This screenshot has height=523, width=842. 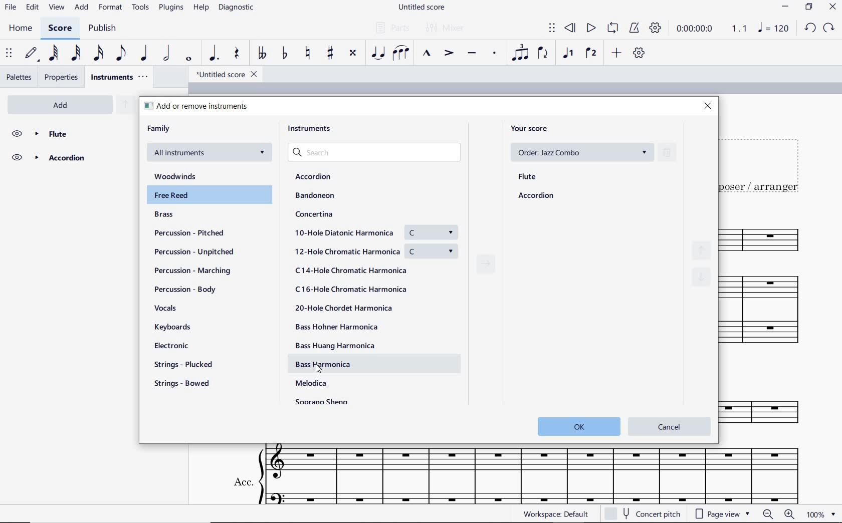 What do you see at coordinates (210, 197) in the screenshot?
I see `Free Reed` at bounding box center [210, 197].